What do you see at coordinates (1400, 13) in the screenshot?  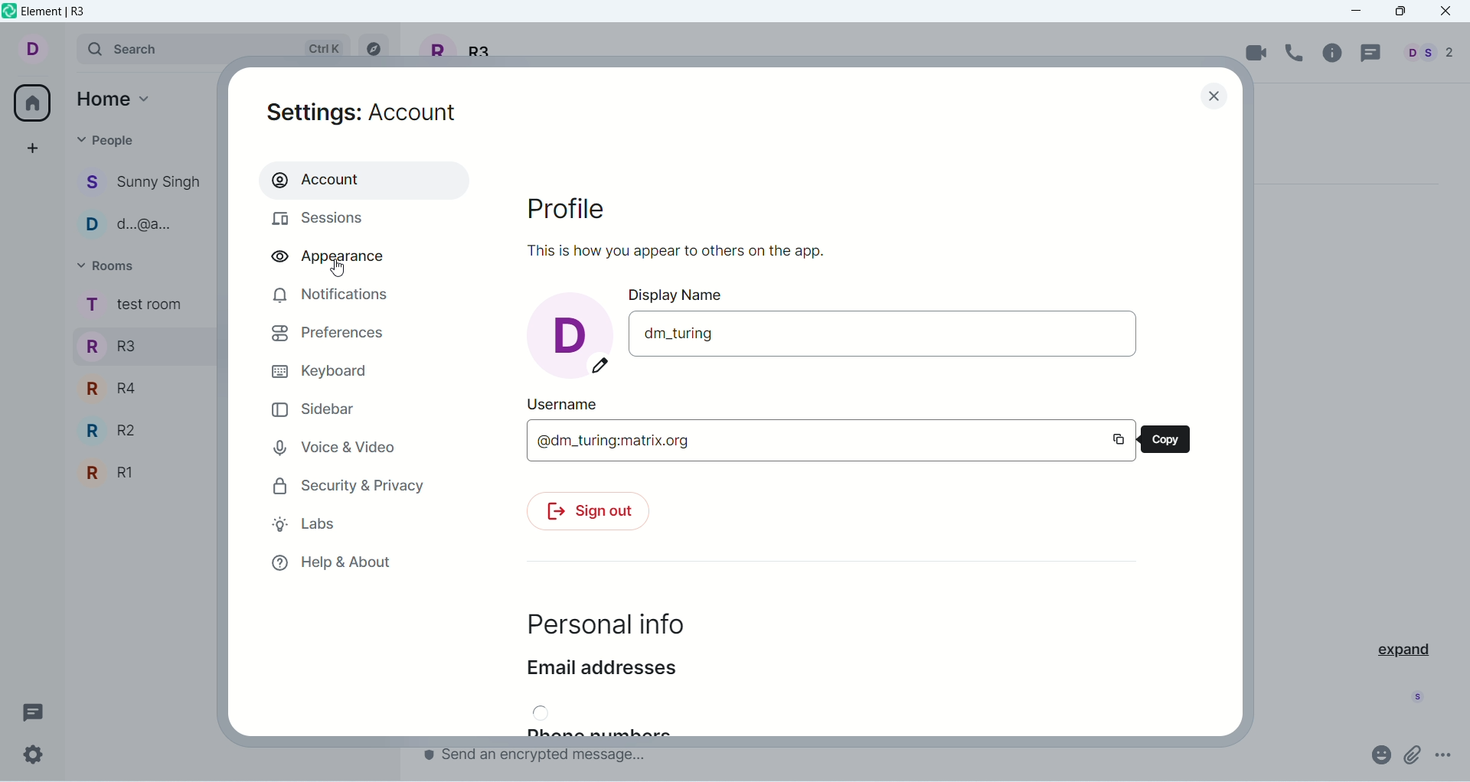 I see `maximize` at bounding box center [1400, 13].